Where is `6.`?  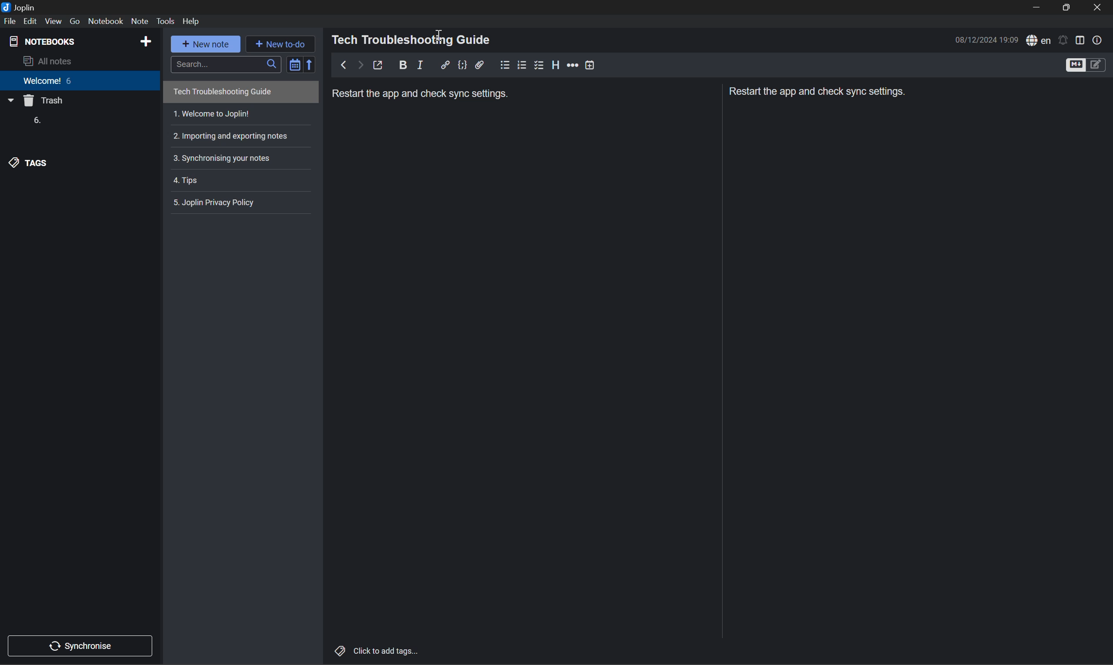
6. is located at coordinates (35, 121).